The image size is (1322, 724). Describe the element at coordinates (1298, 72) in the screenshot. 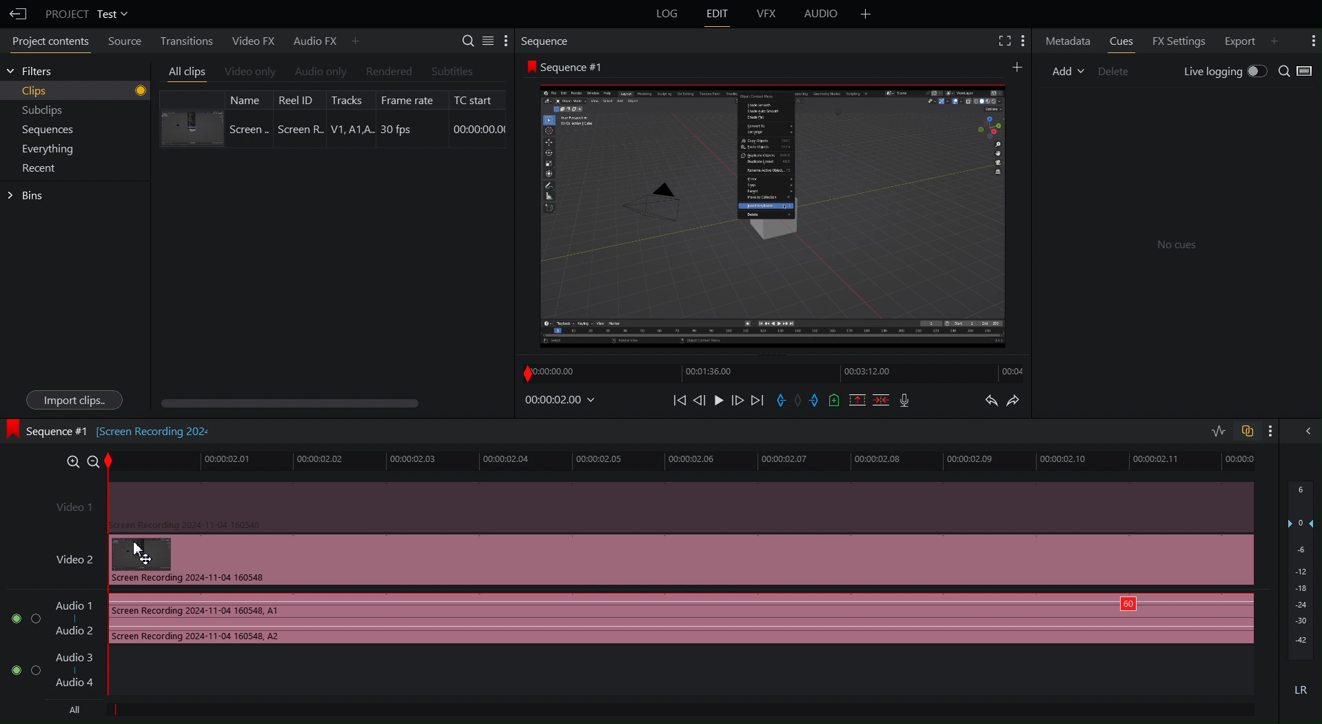

I see `Search` at that location.